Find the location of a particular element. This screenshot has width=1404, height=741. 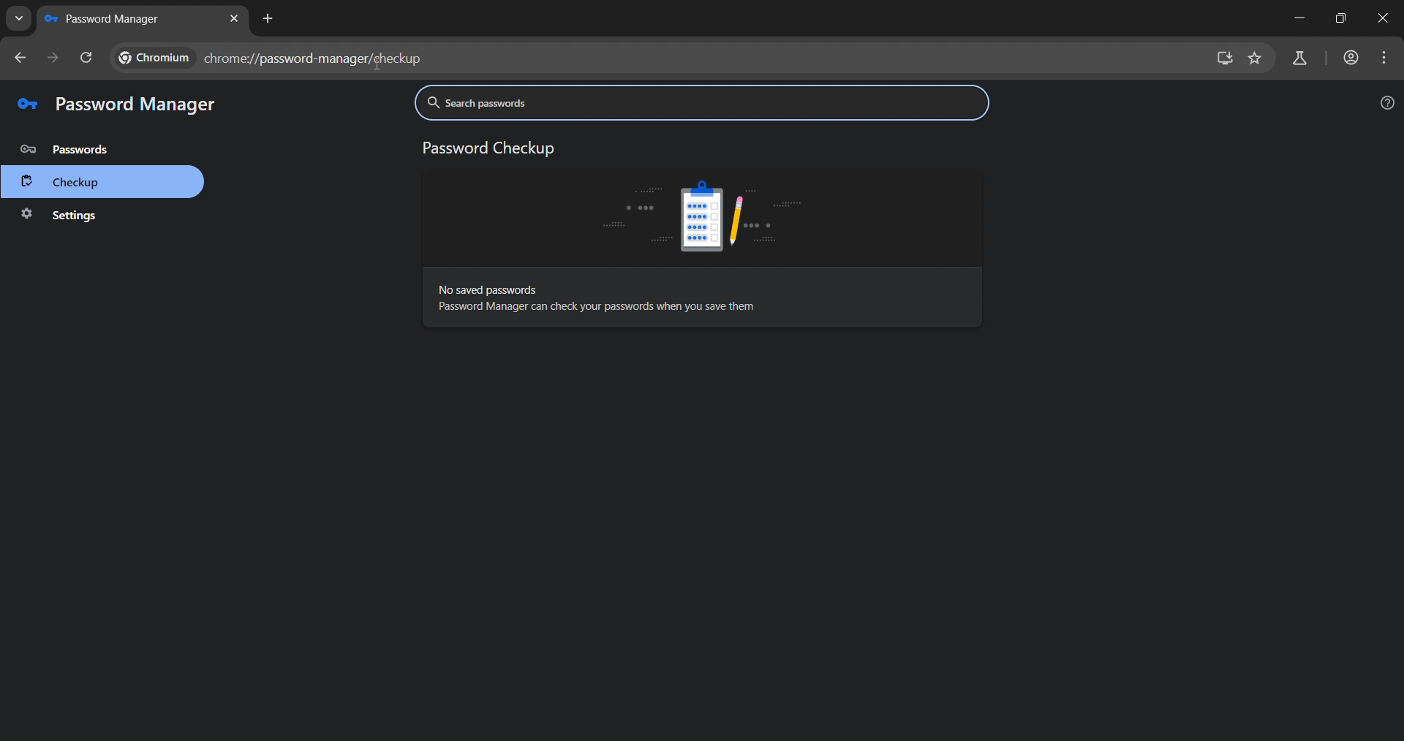

chrome://password-manager/checkup is located at coordinates (271, 58).